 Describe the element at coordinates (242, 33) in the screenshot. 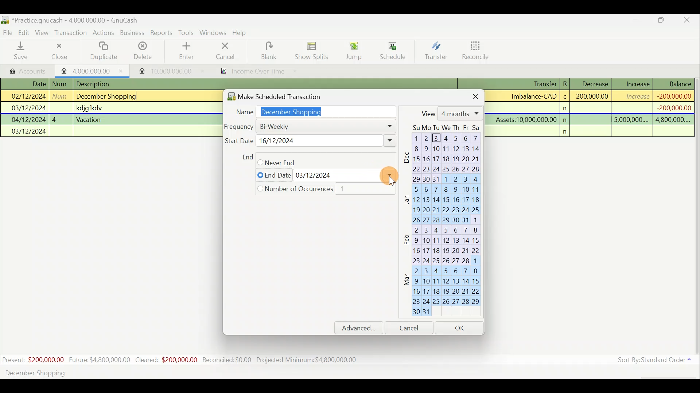

I see `Help` at that location.